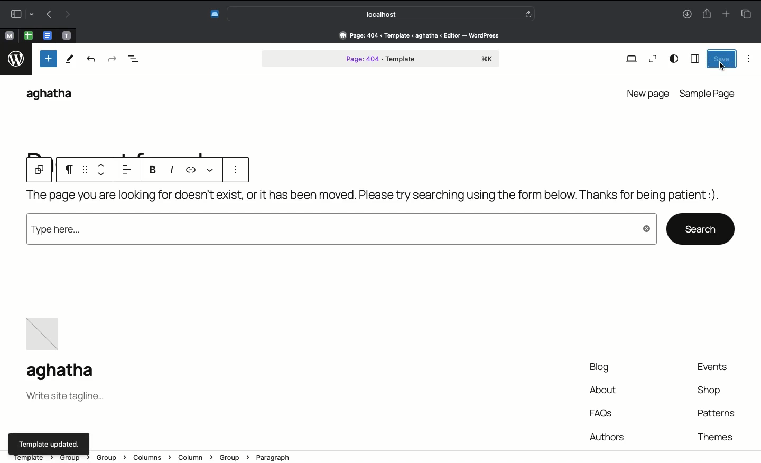  Describe the element at coordinates (607, 435) in the screenshot. I see `authors` at that location.